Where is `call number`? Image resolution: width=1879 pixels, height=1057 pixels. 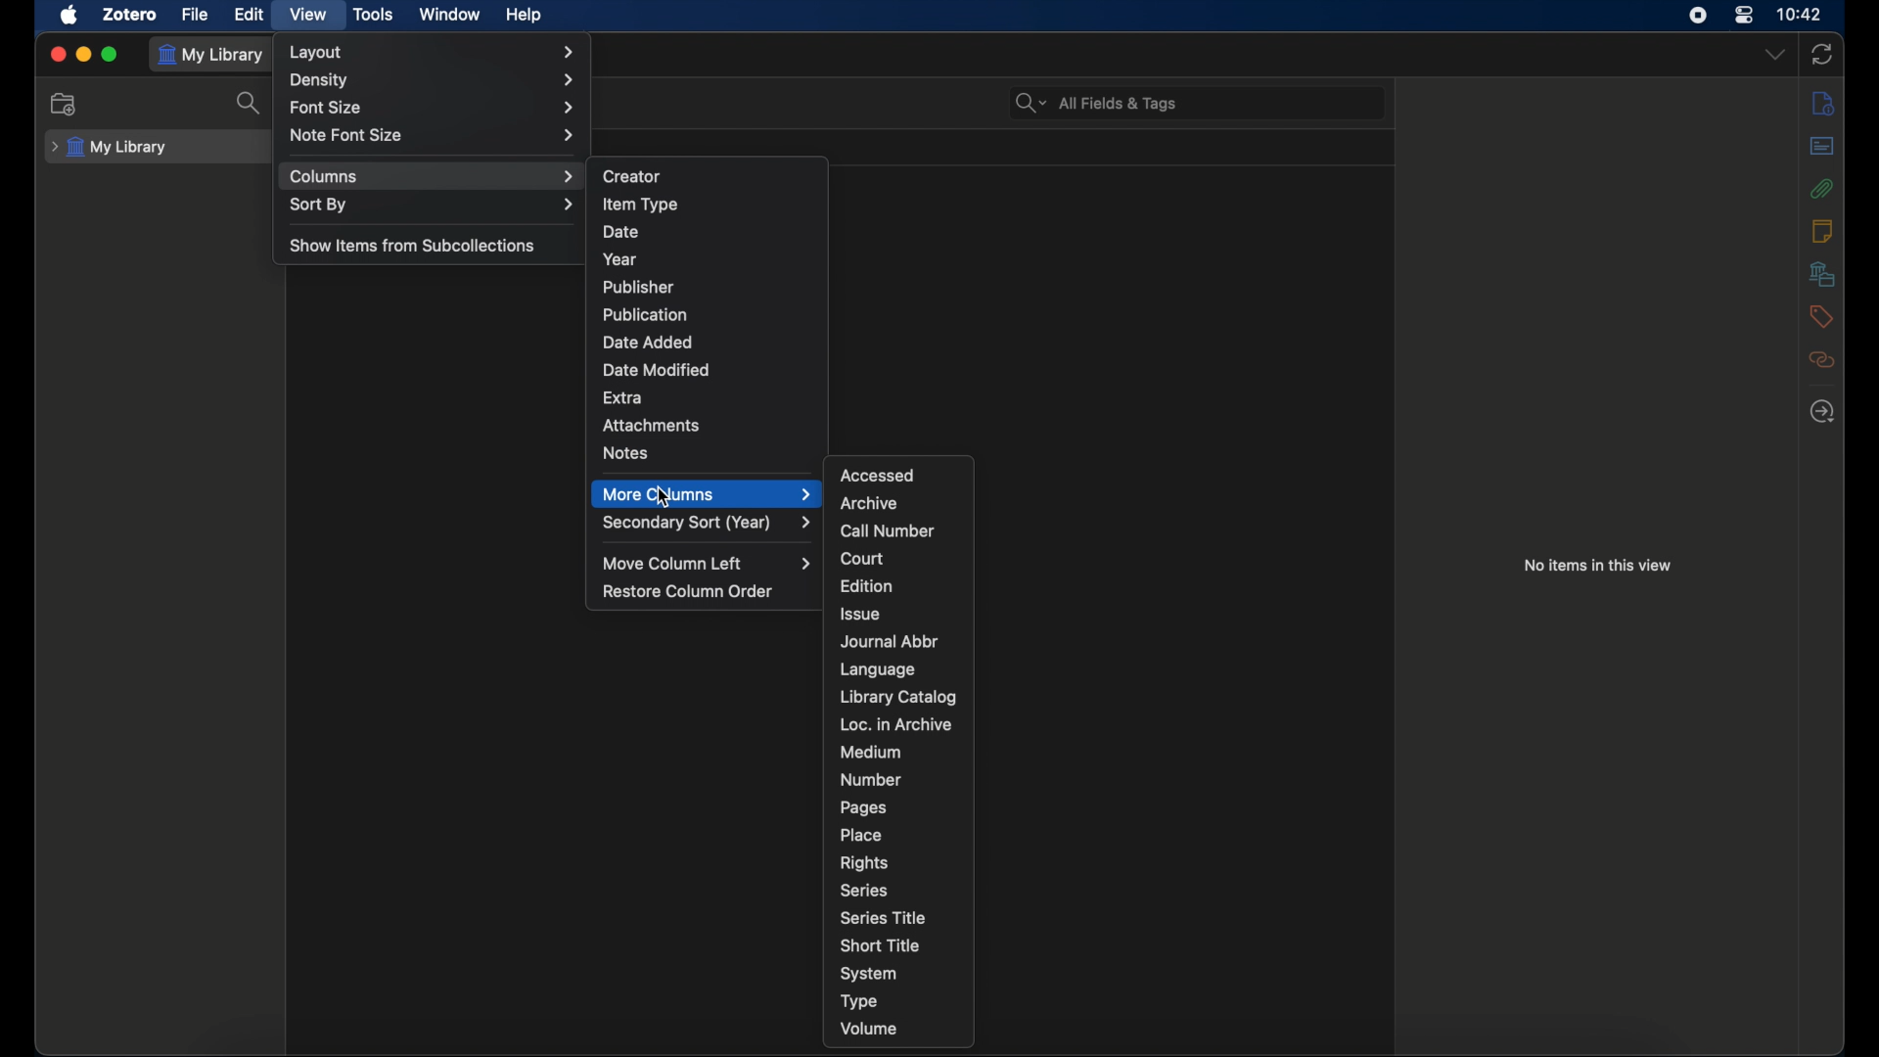
call number is located at coordinates (889, 531).